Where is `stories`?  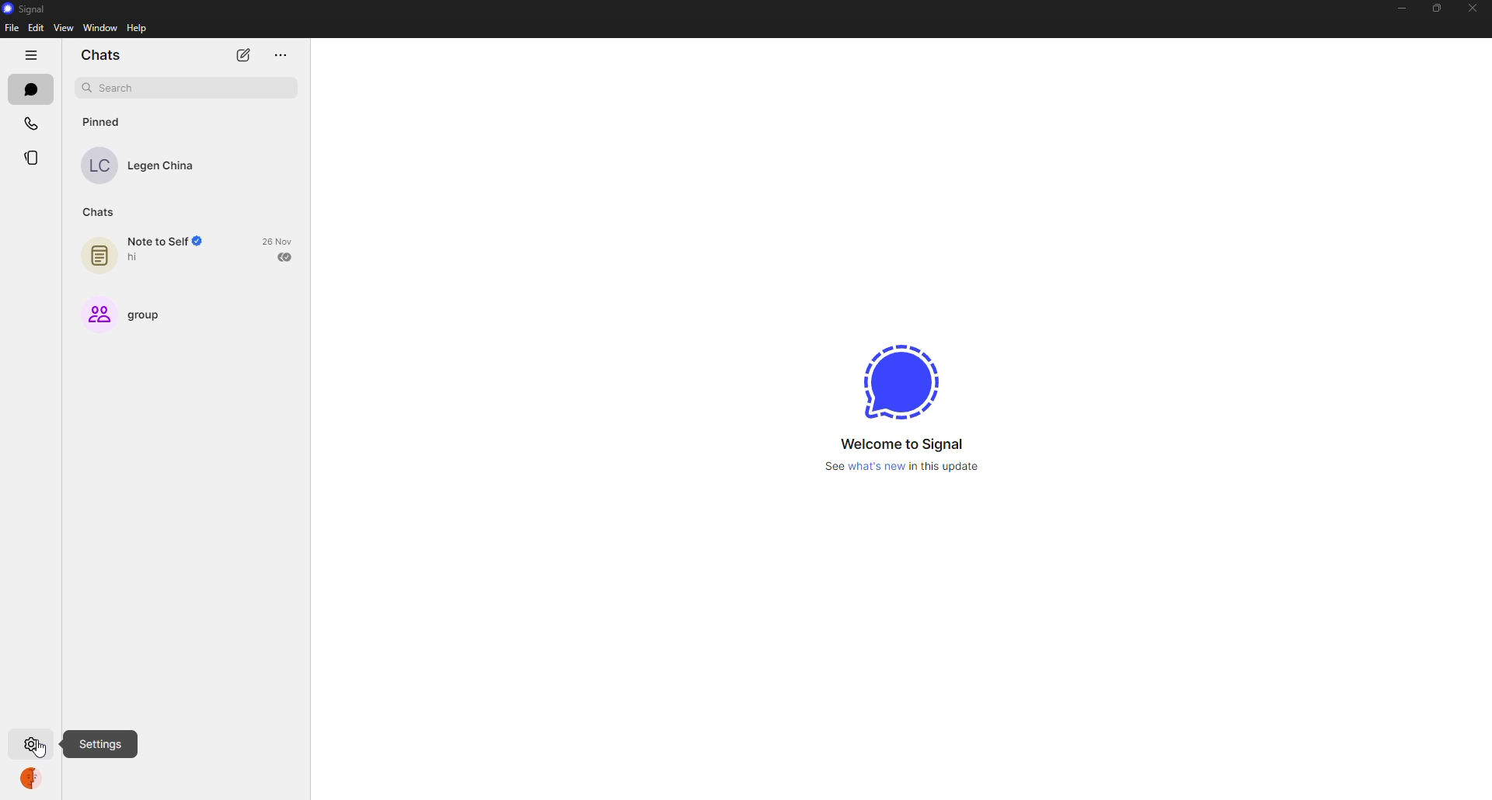
stories is located at coordinates (33, 156).